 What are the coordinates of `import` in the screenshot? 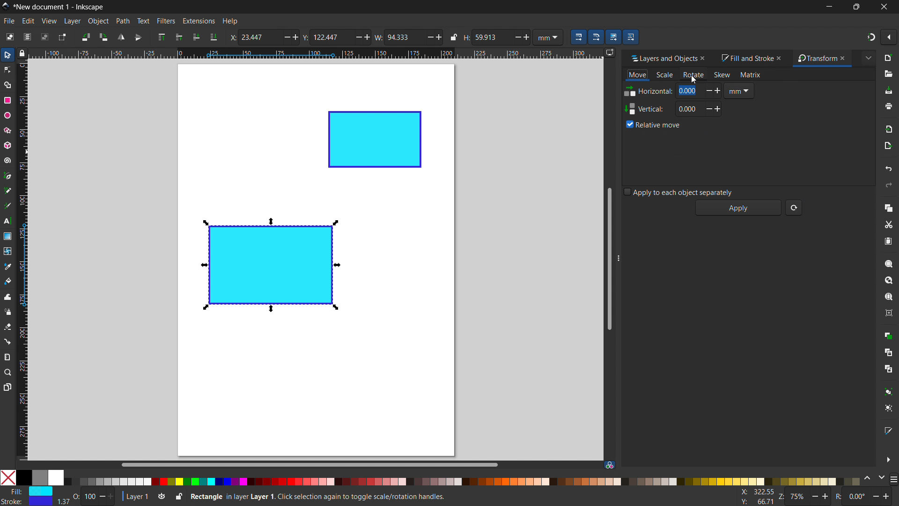 It's located at (890, 128).